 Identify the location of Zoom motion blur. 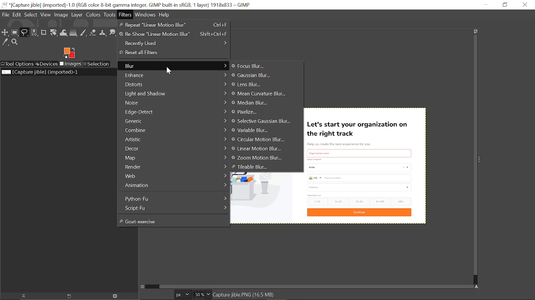
(257, 157).